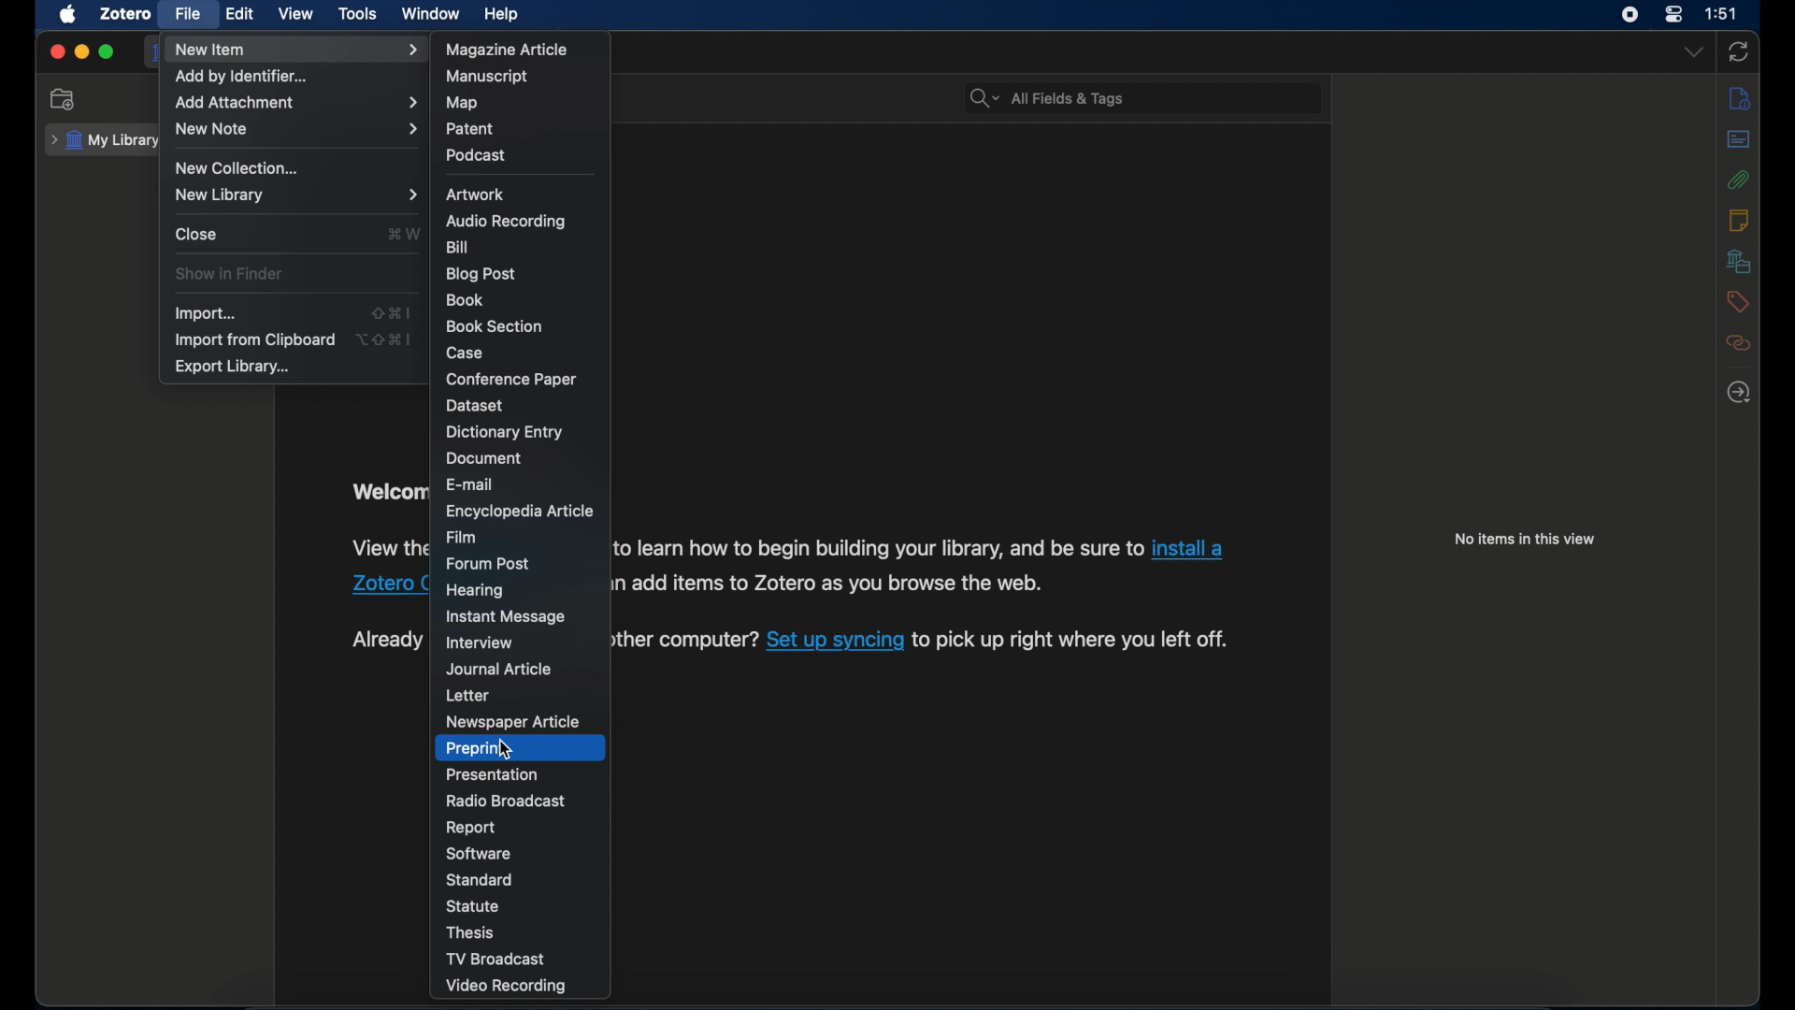 The image size is (1795, 1010). I want to click on libraries, so click(1739, 261).